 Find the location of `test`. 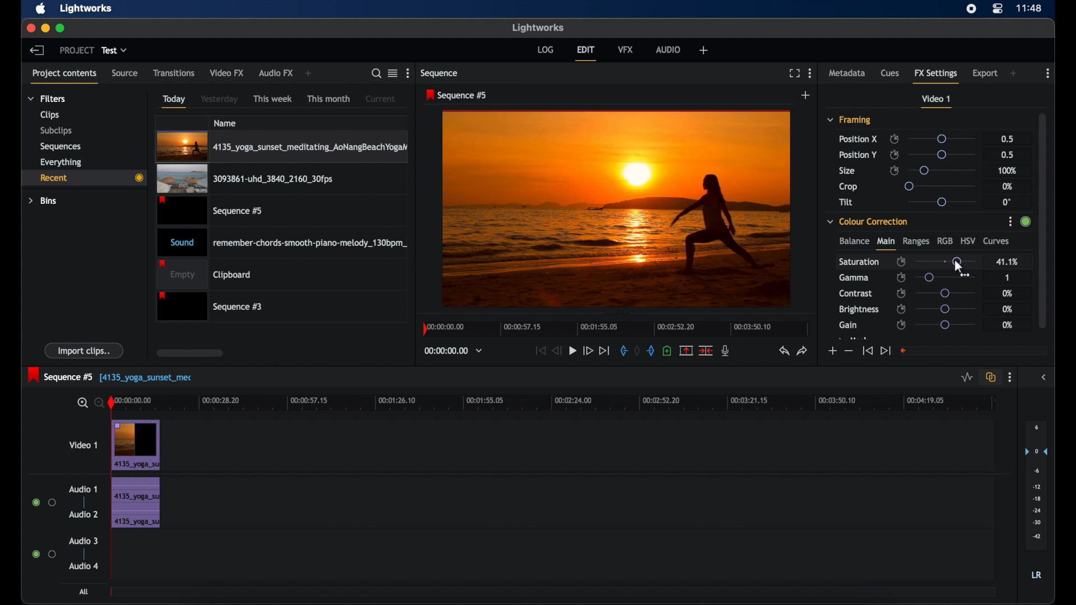

test is located at coordinates (115, 50).